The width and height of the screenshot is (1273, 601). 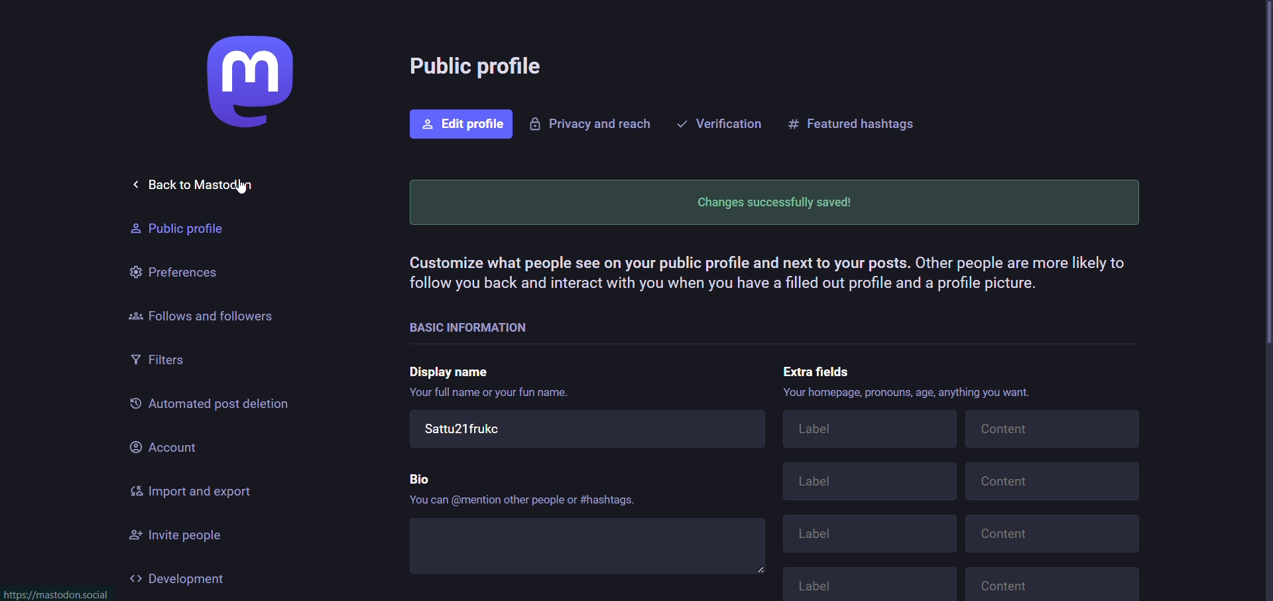 What do you see at coordinates (243, 186) in the screenshot?
I see `cursor` at bounding box center [243, 186].